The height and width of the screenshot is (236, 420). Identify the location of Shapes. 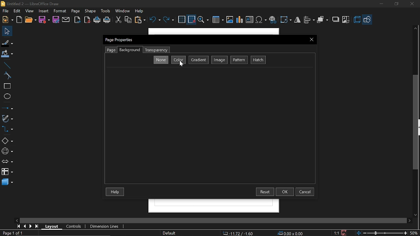
(7, 140).